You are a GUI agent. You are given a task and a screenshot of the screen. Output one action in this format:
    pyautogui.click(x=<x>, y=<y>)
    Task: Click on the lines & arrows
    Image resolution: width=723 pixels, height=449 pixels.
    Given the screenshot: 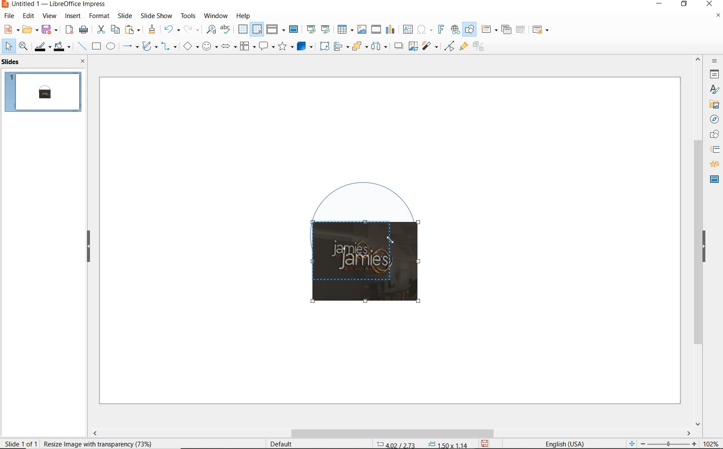 What is the action you would take?
    pyautogui.click(x=130, y=47)
    